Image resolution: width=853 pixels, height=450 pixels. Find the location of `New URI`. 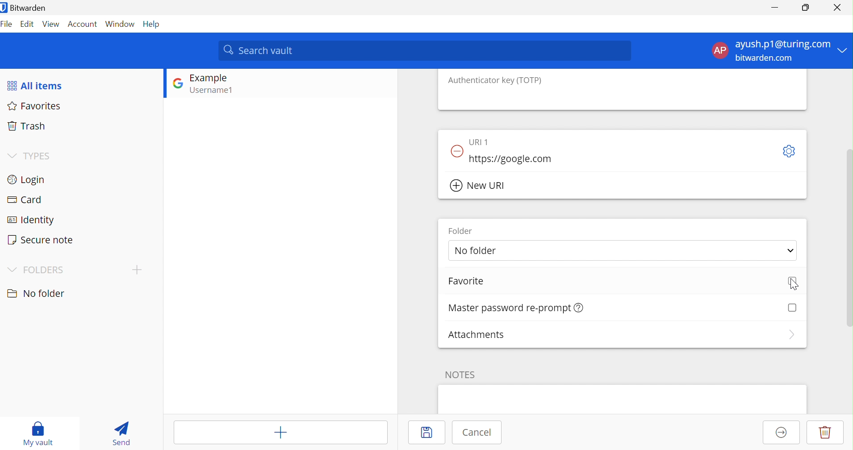

New URI is located at coordinates (480, 186).